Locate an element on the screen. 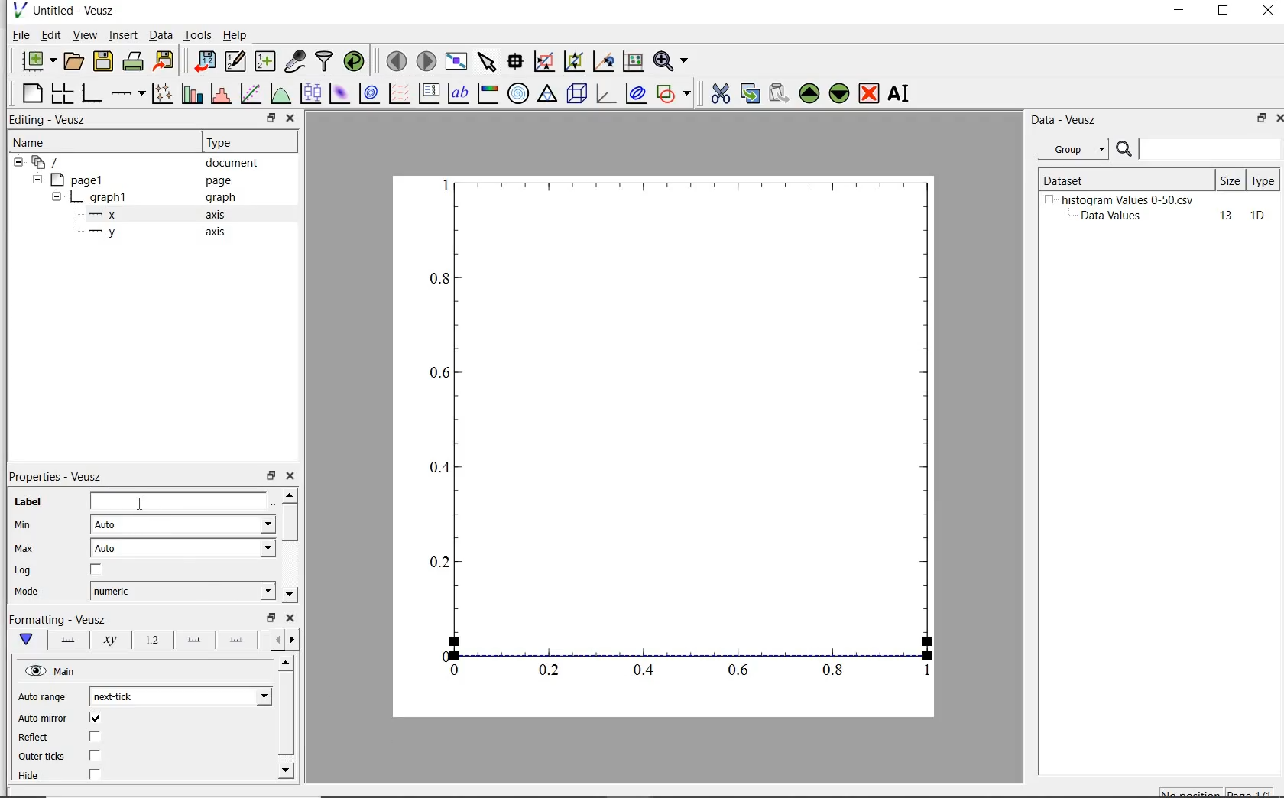 This screenshot has width=1284, height=798.  Reflect is located at coordinates (36, 738).